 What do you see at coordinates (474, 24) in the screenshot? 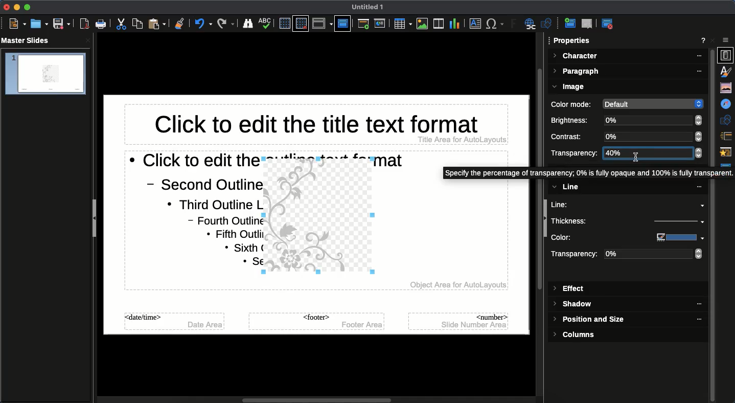
I see `Textbox` at bounding box center [474, 24].